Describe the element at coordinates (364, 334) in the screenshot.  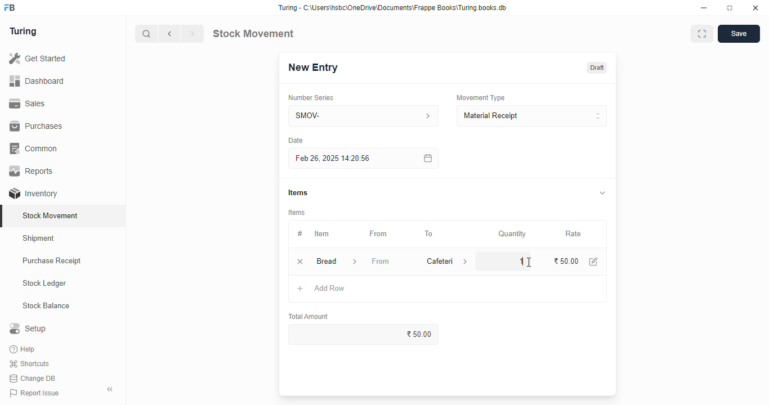
I see `₹50.00` at that location.